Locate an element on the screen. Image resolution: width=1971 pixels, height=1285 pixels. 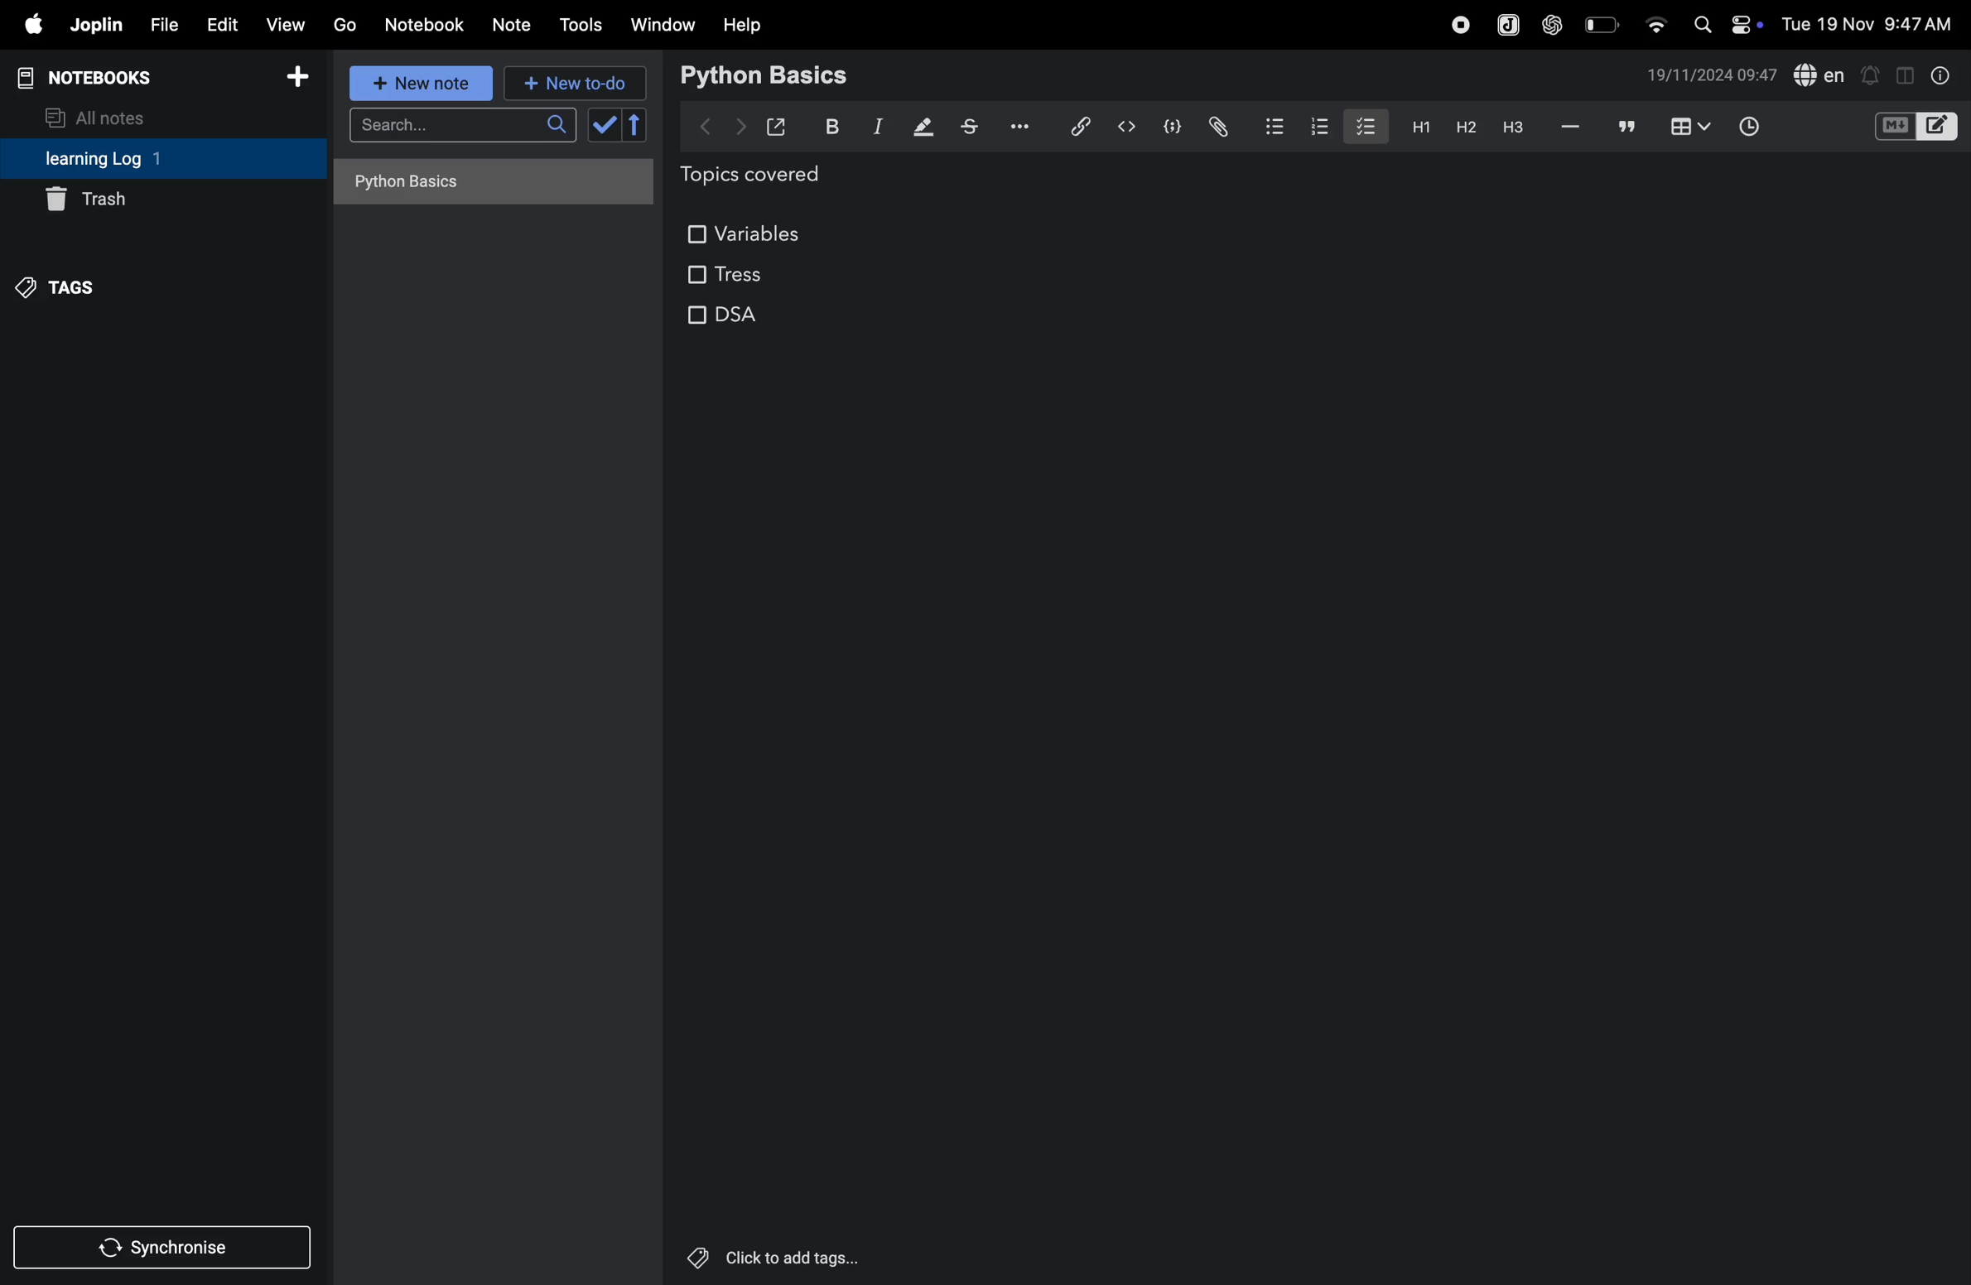
date and time is located at coordinates (1872, 23).